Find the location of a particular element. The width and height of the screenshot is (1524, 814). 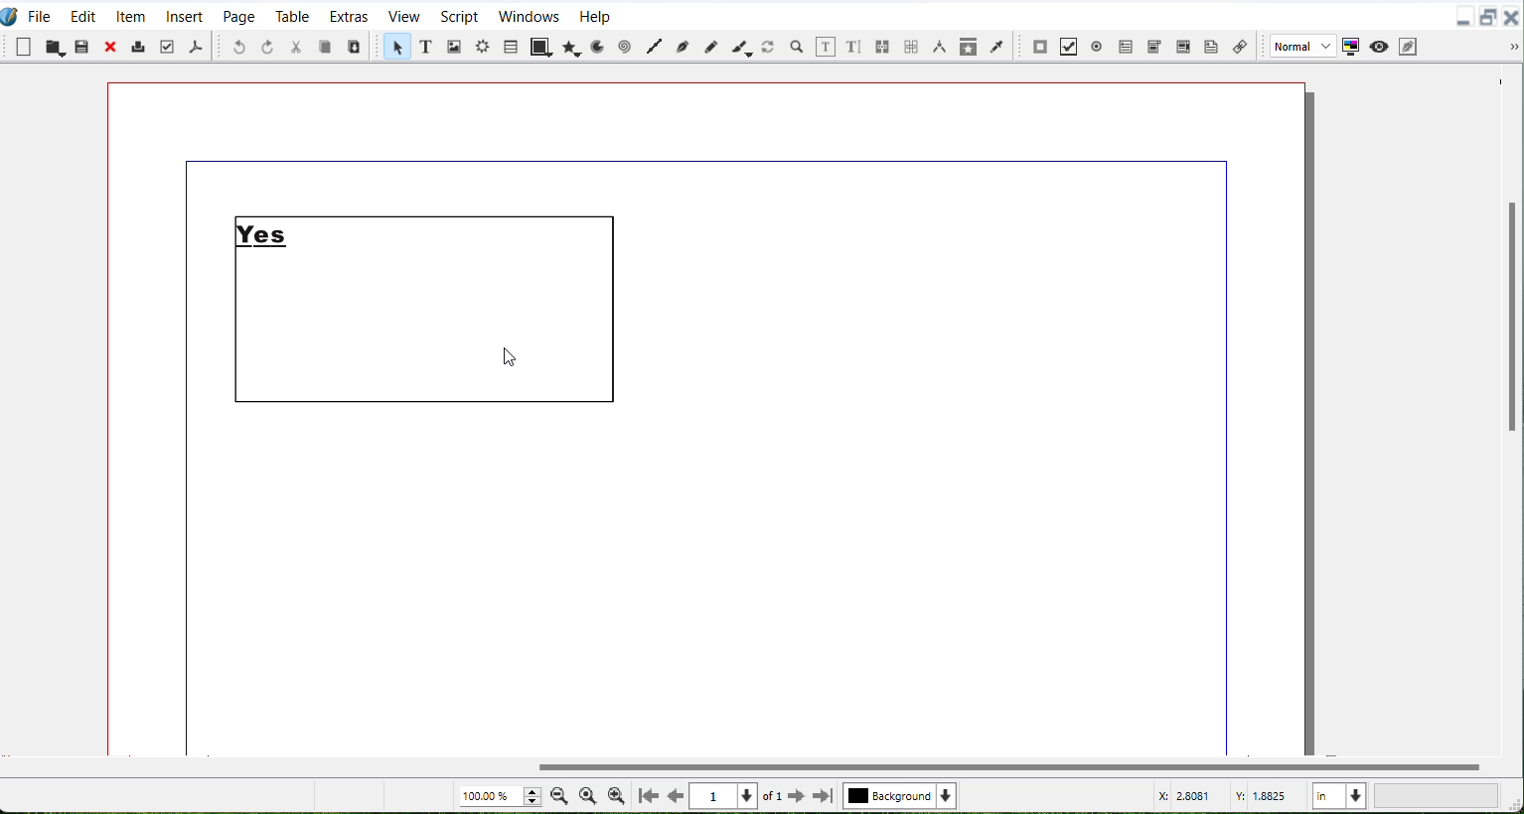

Calligraphic line is located at coordinates (742, 47).